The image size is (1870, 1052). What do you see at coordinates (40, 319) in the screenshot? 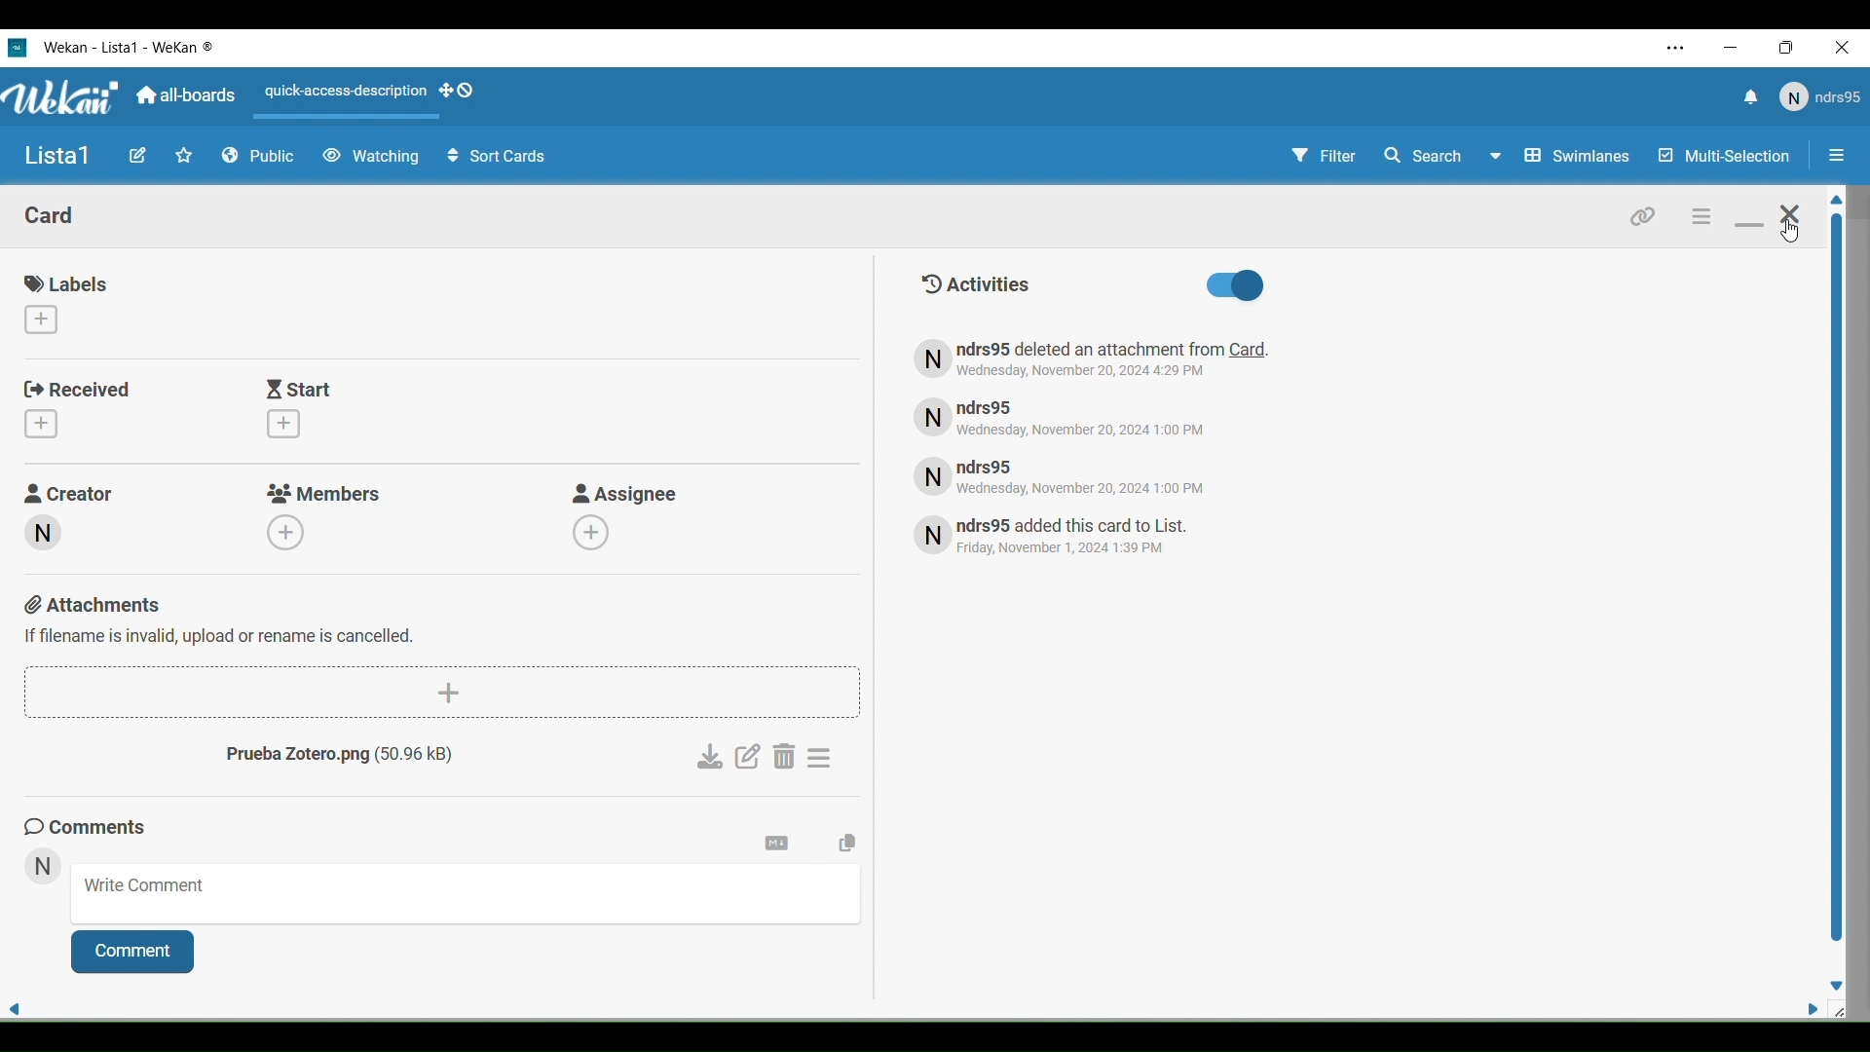
I see `Add labbels` at bounding box center [40, 319].